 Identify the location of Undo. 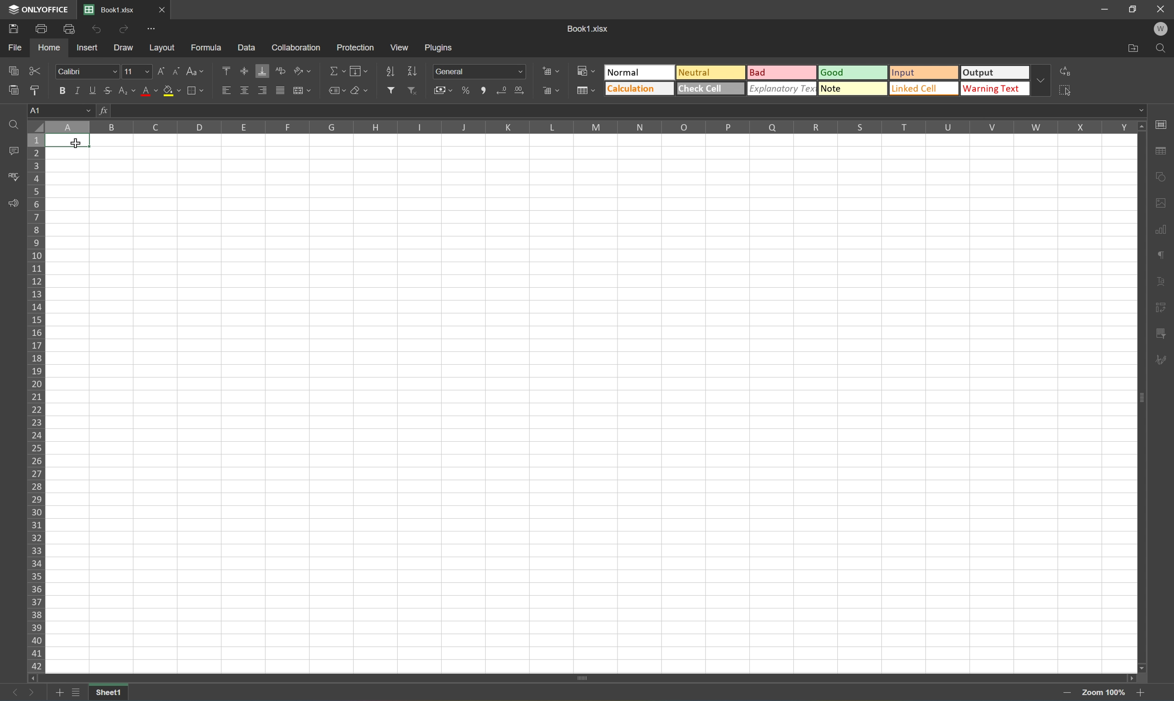
(98, 29).